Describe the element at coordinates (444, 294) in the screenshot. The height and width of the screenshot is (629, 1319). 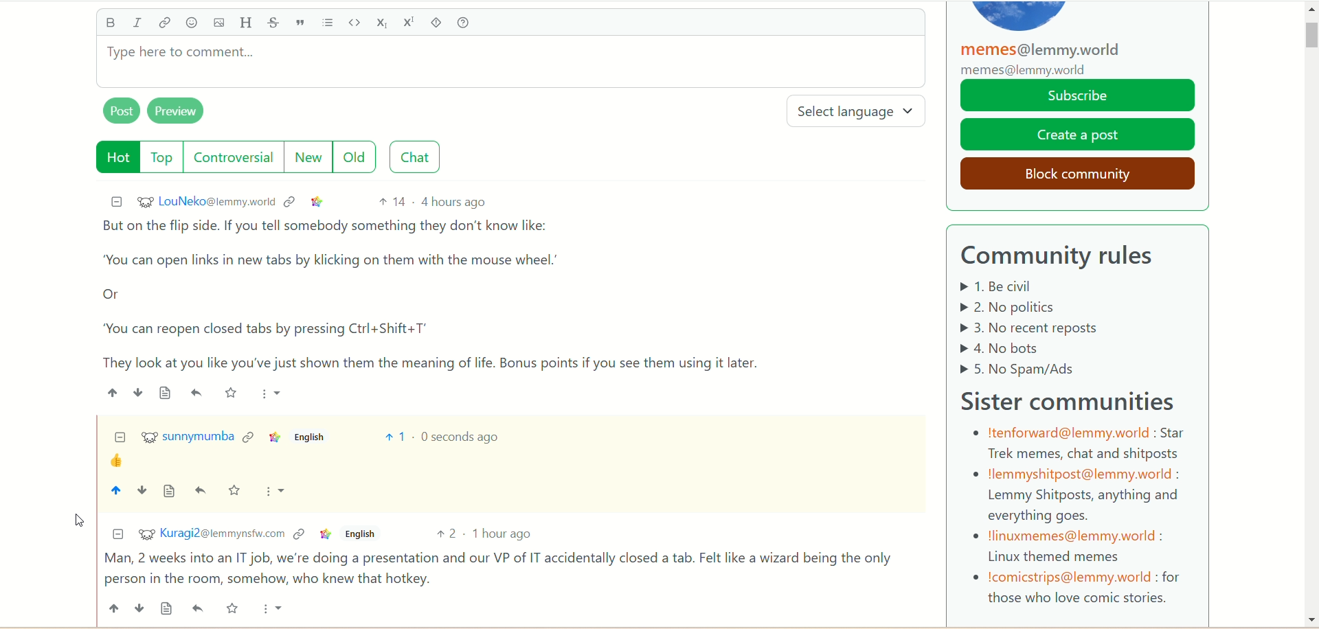
I see `comment of LouNeko` at that location.